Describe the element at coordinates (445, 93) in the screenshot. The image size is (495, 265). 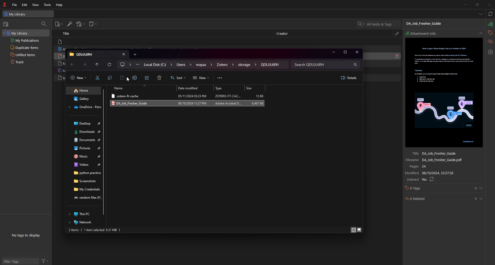
I see `file preview` at that location.